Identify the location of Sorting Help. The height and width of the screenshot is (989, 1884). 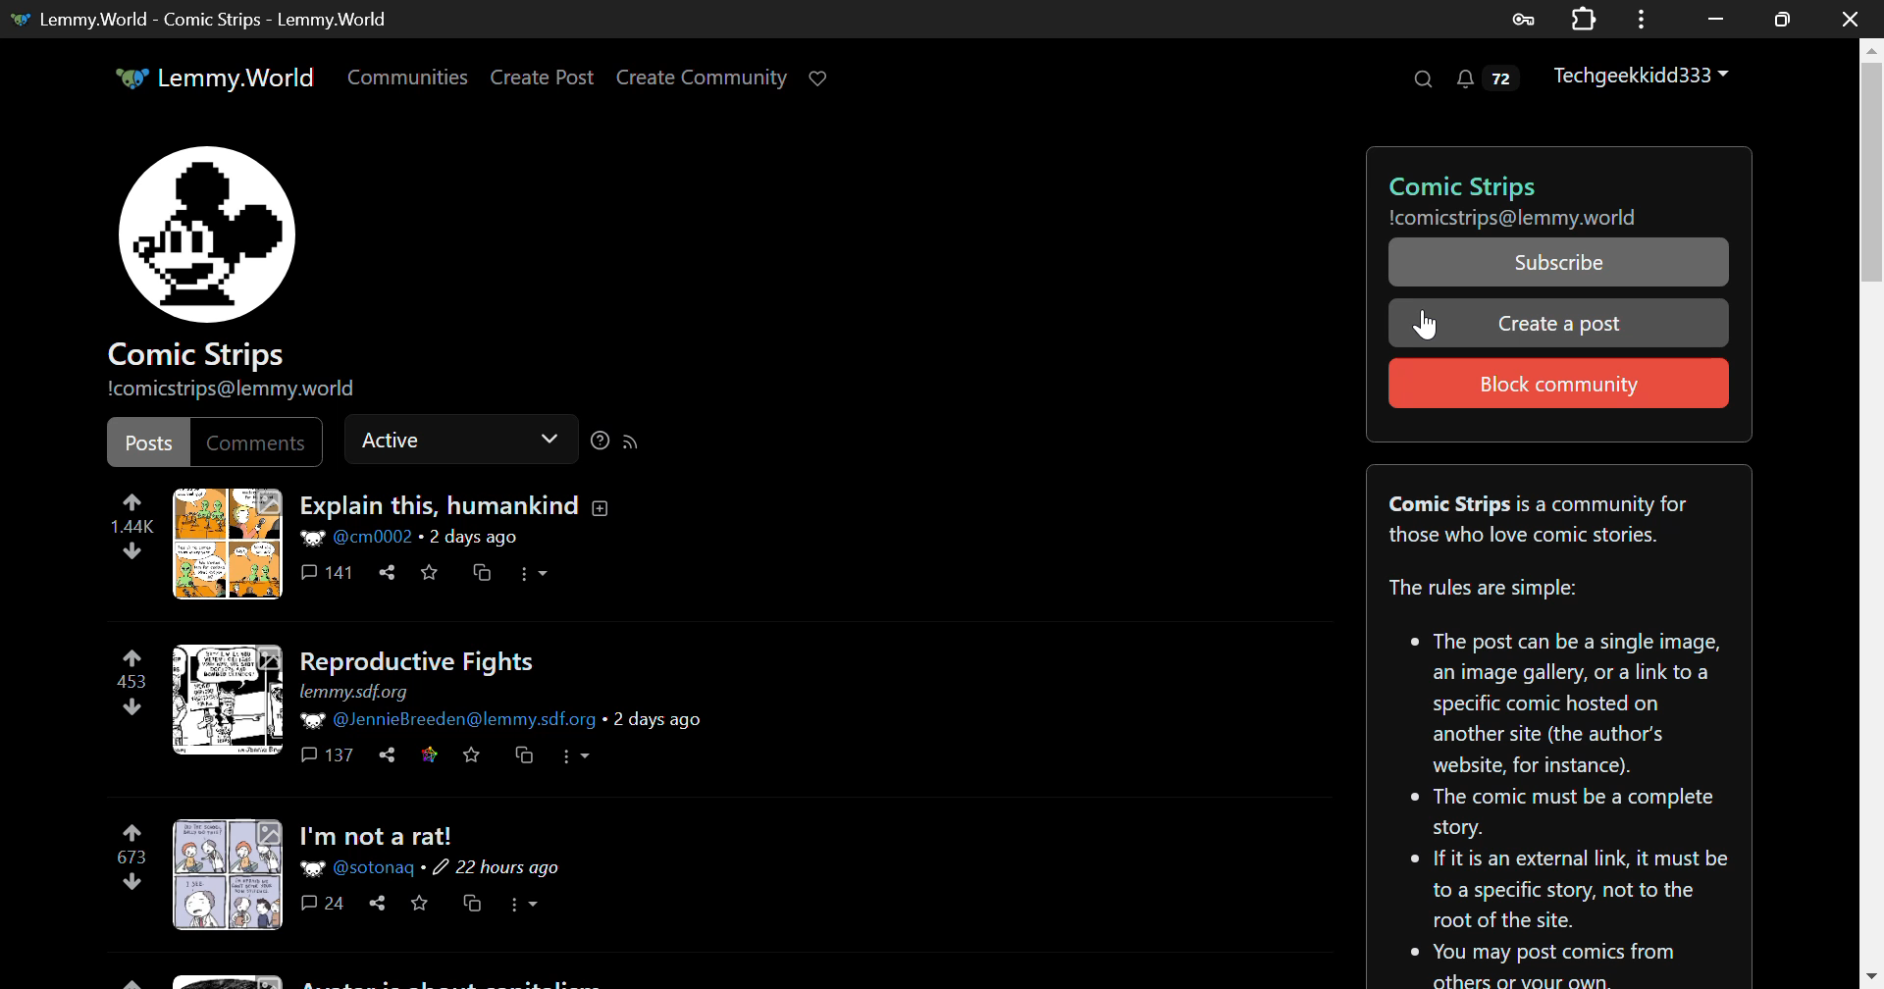
(599, 441).